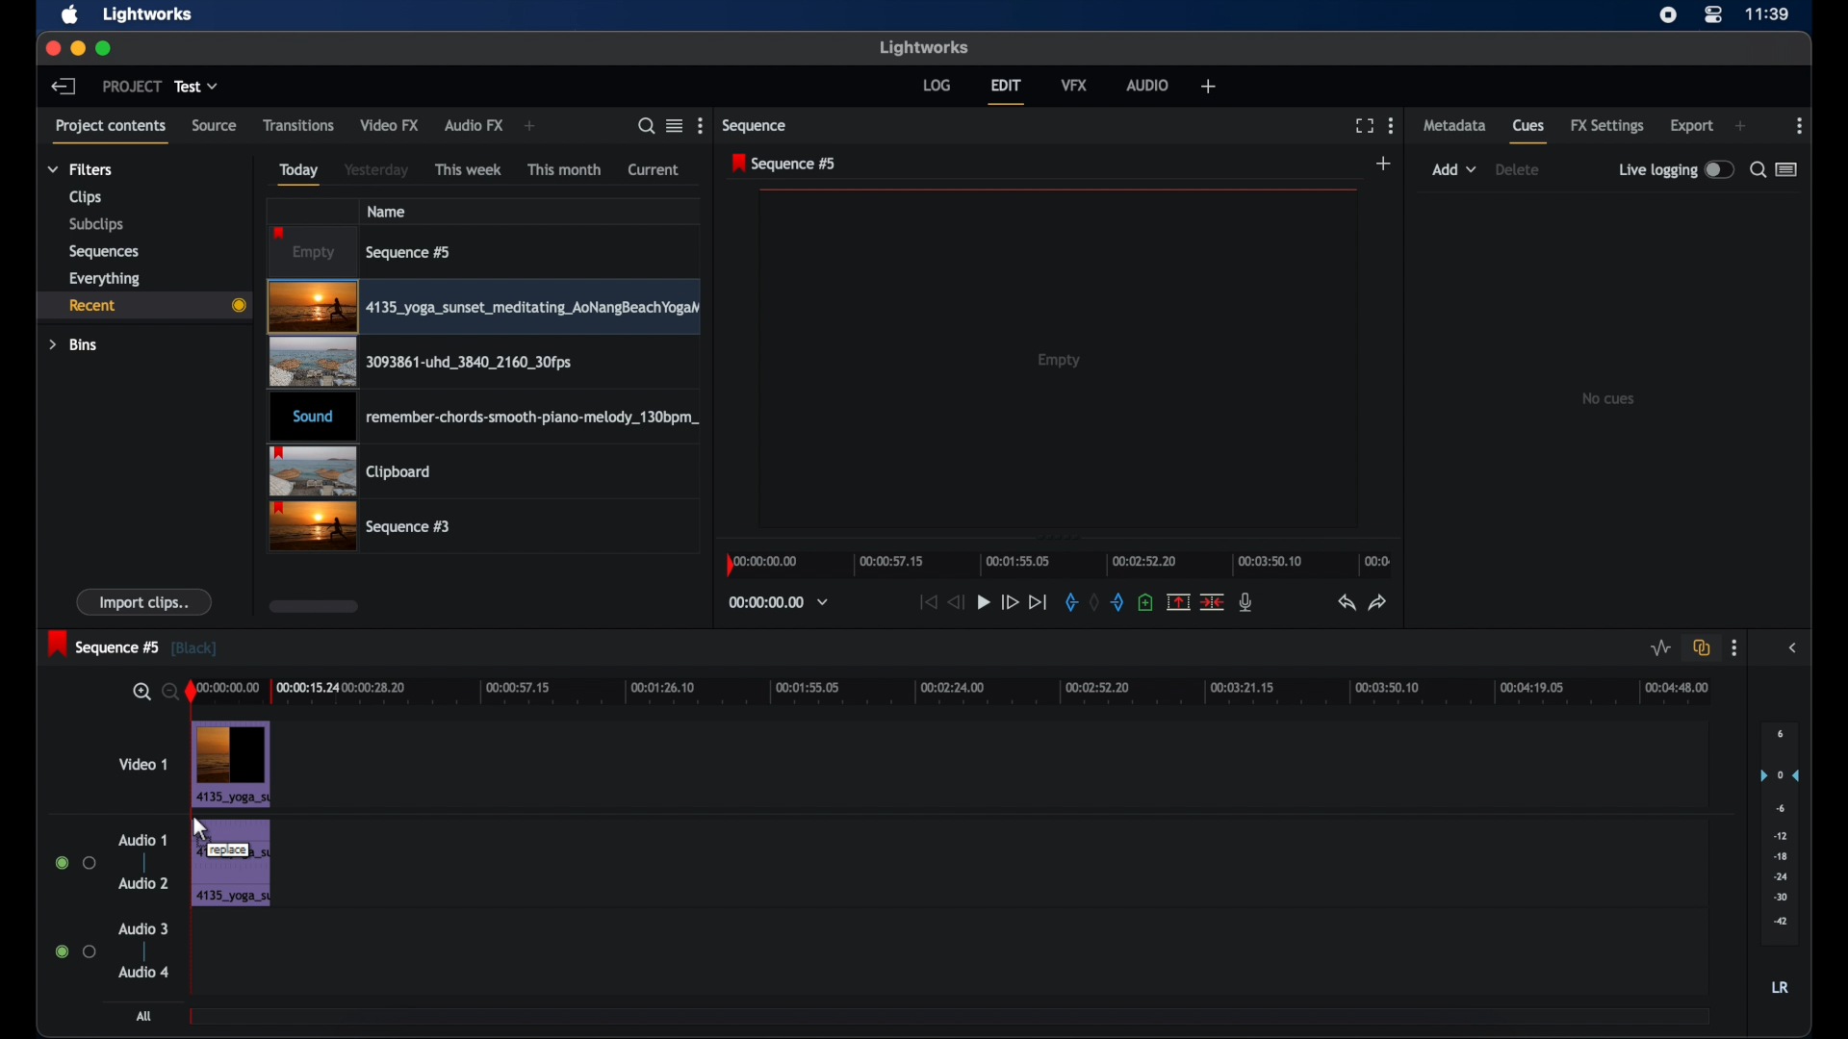 The image size is (1848, 1039). Describe the element at coordinates (1009, 602) in the screenshot. I see `fast forward` at that location.